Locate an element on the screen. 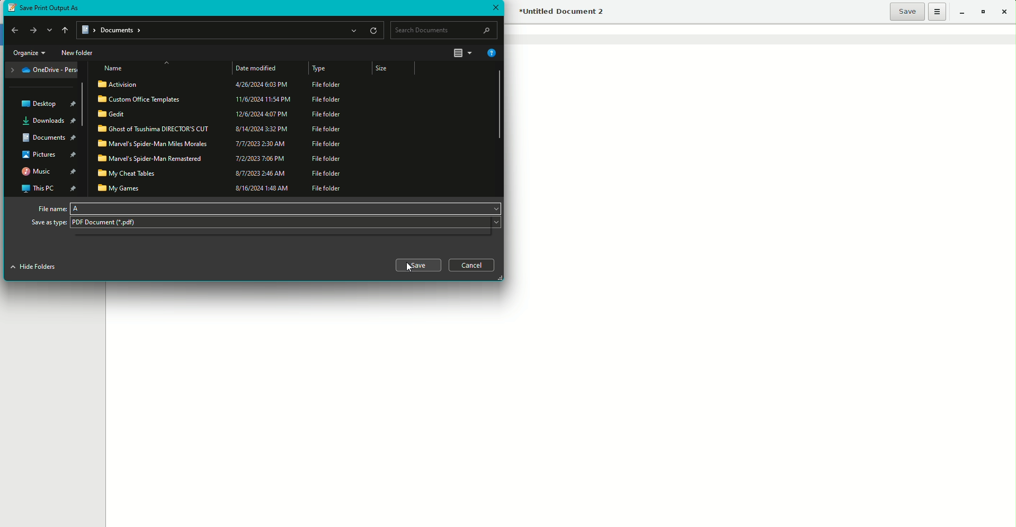 This screenshot has width=1016, height=527. Type is located at coordinates (320, 70).